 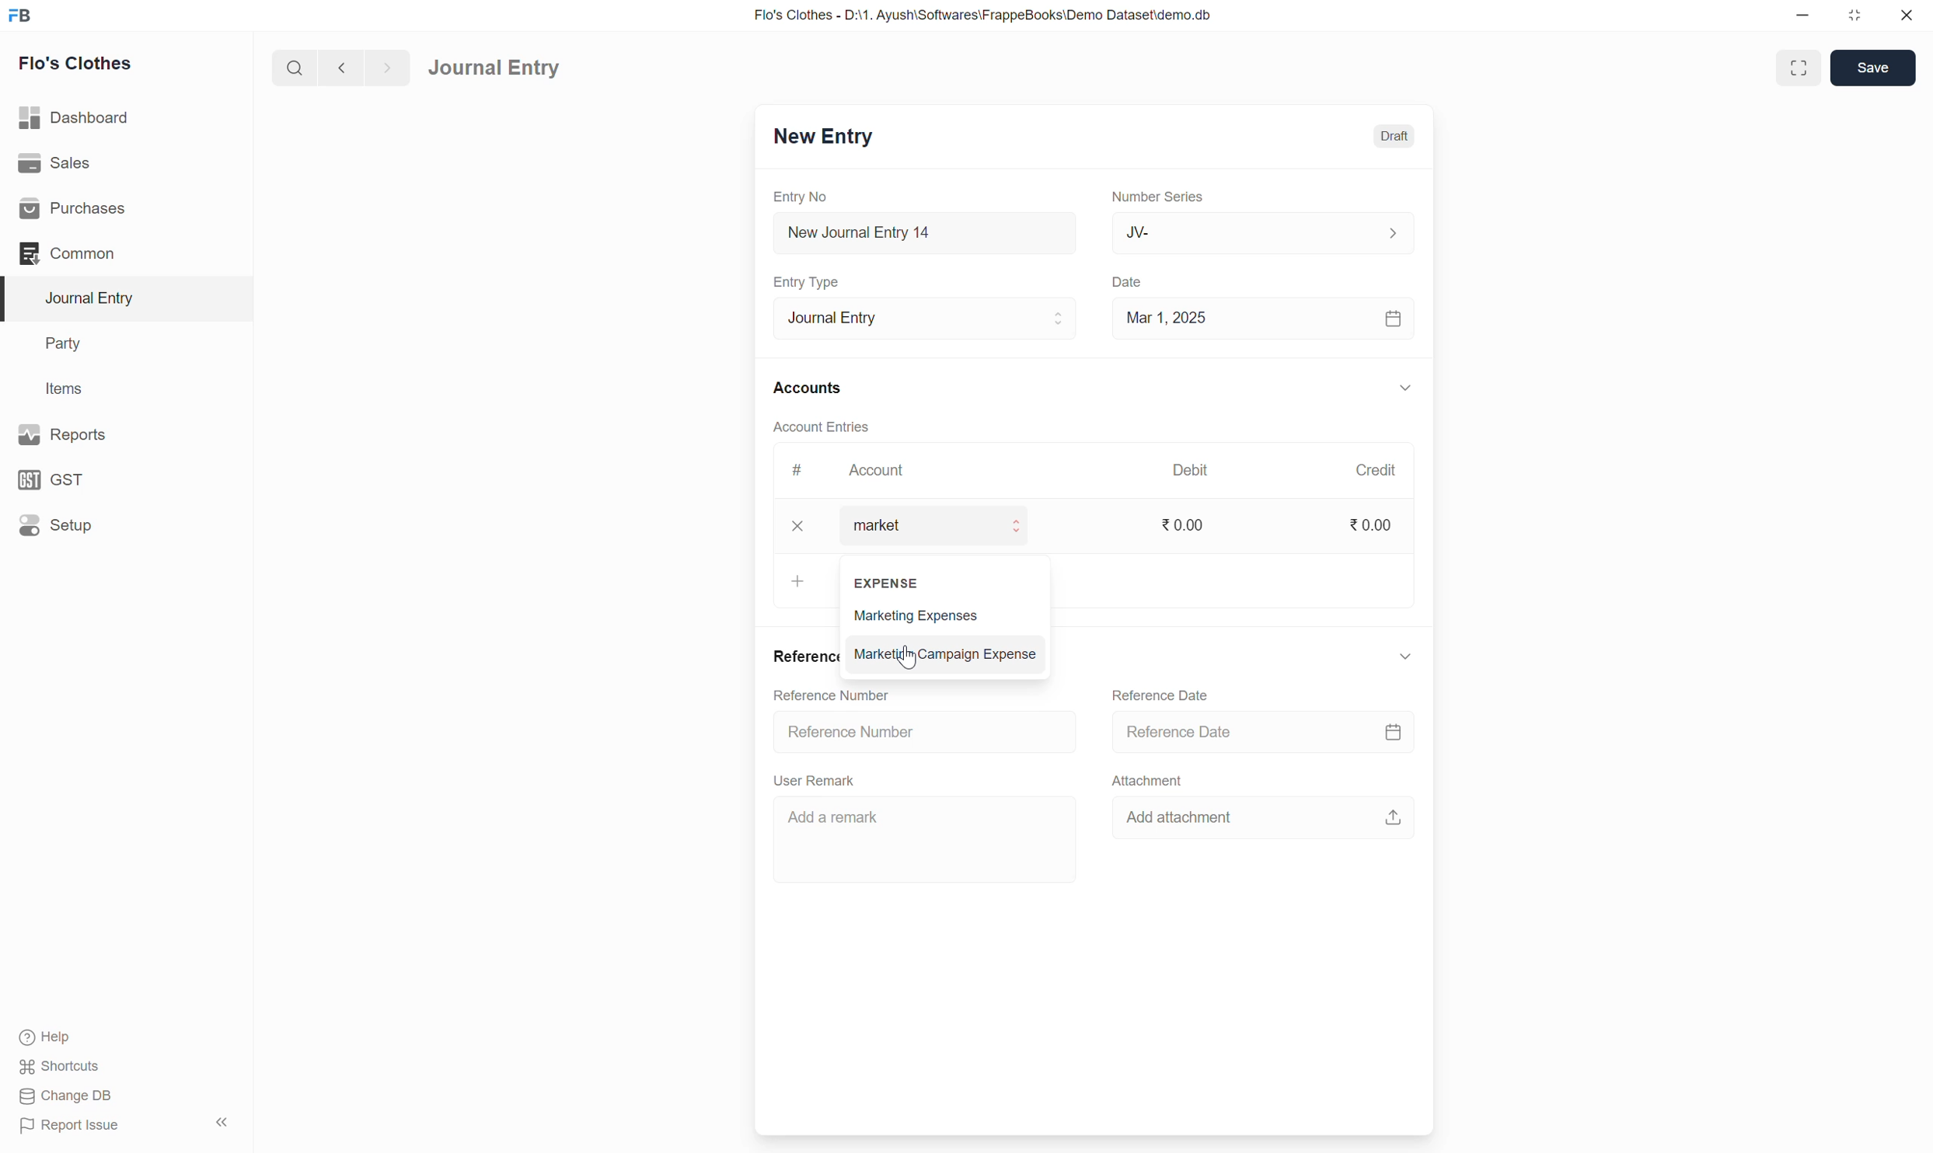 What do you see at coordinates (925, 317) in the screenshot?
I see `Journal Entry` at bounding box center [925, 317].